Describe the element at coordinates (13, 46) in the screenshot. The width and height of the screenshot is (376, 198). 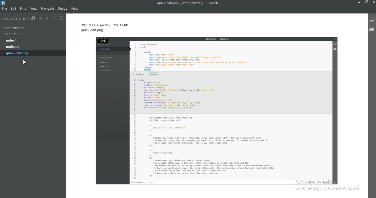
I see `main.css` at that location.